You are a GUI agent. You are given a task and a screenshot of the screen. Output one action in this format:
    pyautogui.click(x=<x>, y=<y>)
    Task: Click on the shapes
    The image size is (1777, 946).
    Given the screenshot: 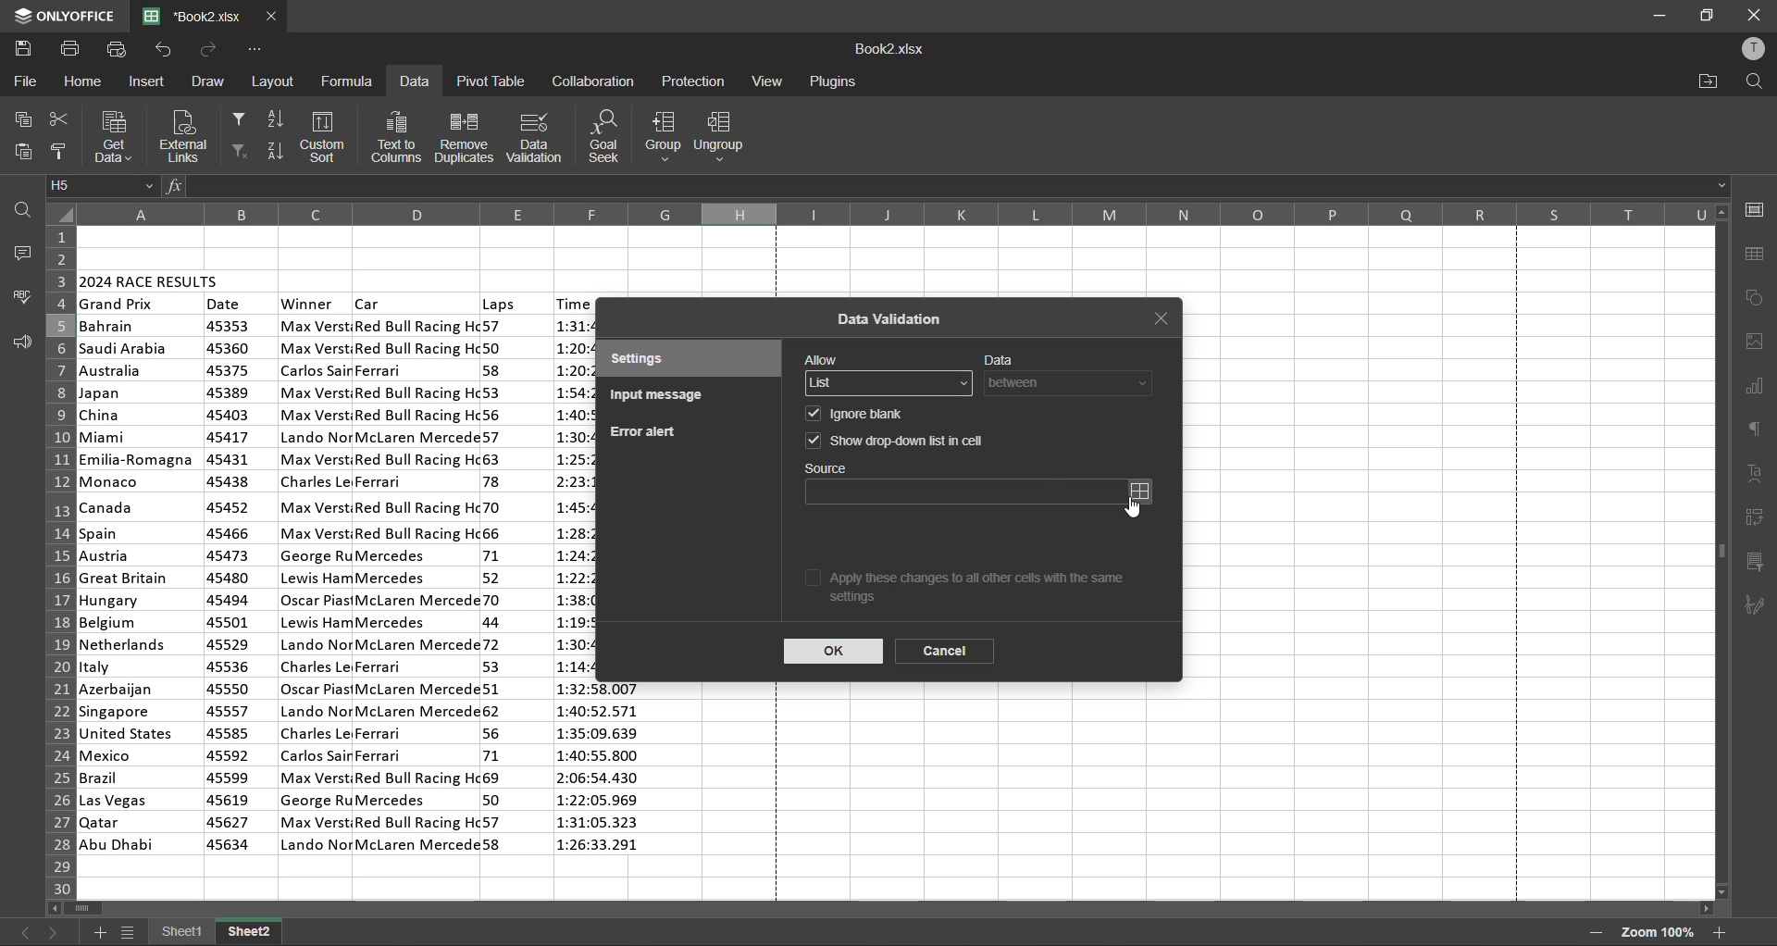 What is the action you would take?
    pyautogui.click(x=1756, y=299)
    